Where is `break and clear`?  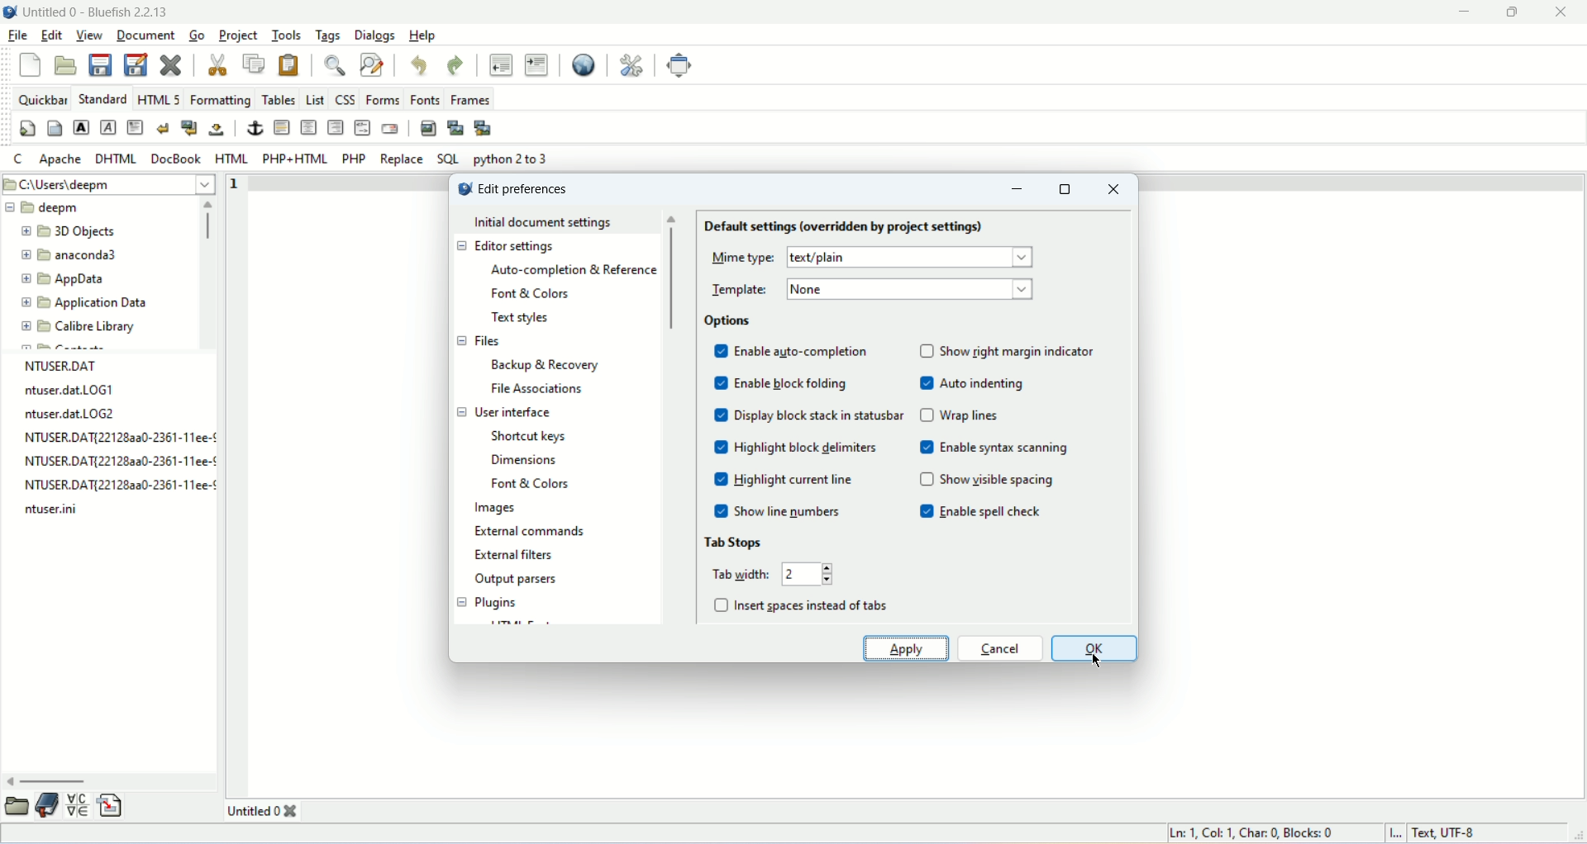
break and clear is located at coordinates (189, 128).